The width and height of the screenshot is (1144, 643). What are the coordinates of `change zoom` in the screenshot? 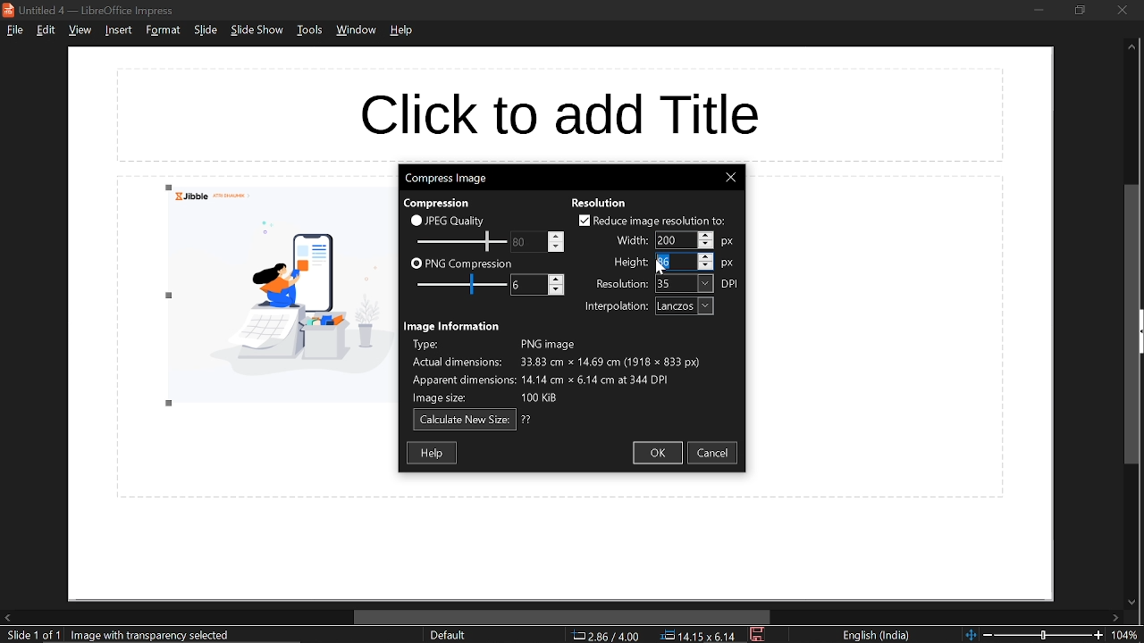 It's located at (1034, 635).